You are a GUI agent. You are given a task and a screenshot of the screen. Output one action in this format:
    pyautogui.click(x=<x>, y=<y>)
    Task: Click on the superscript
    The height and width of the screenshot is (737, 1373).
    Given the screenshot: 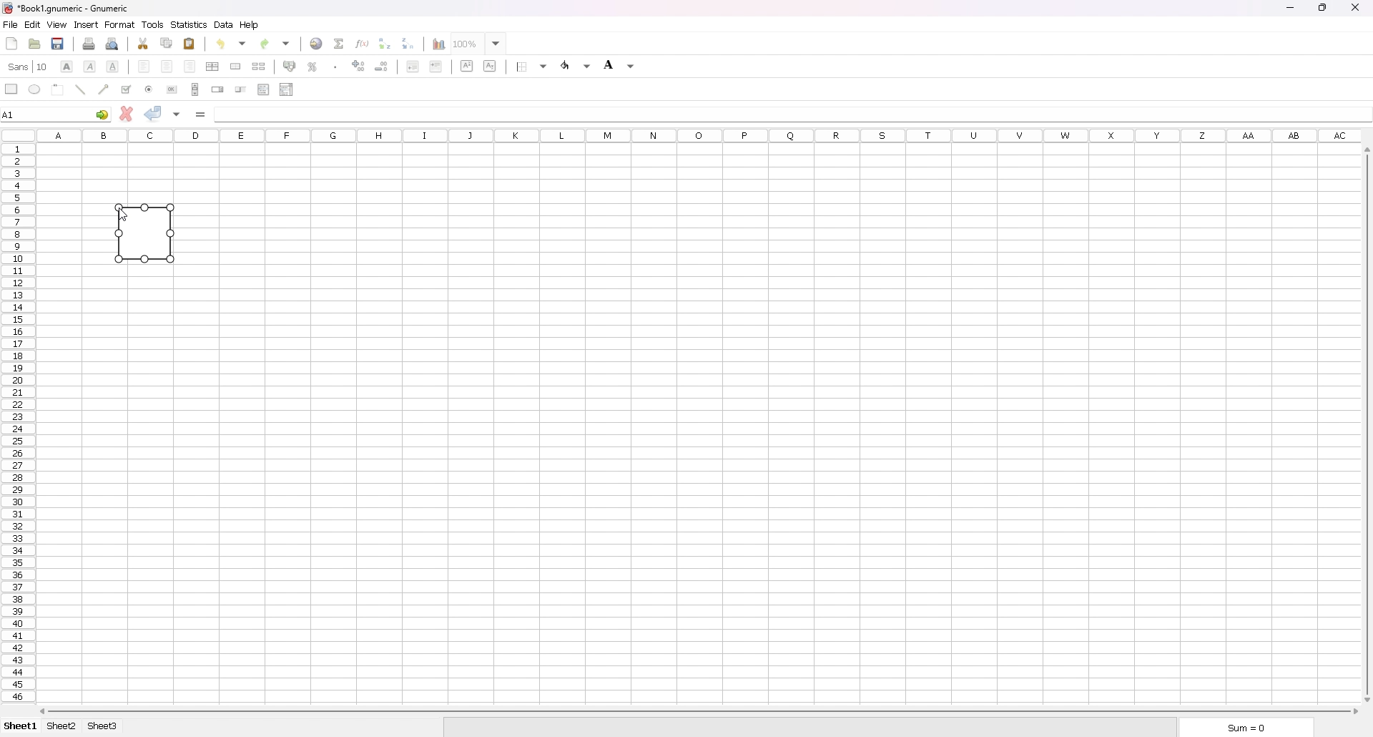 What is the action you would take?
    pyautogui.click(x=467, y=65)
    